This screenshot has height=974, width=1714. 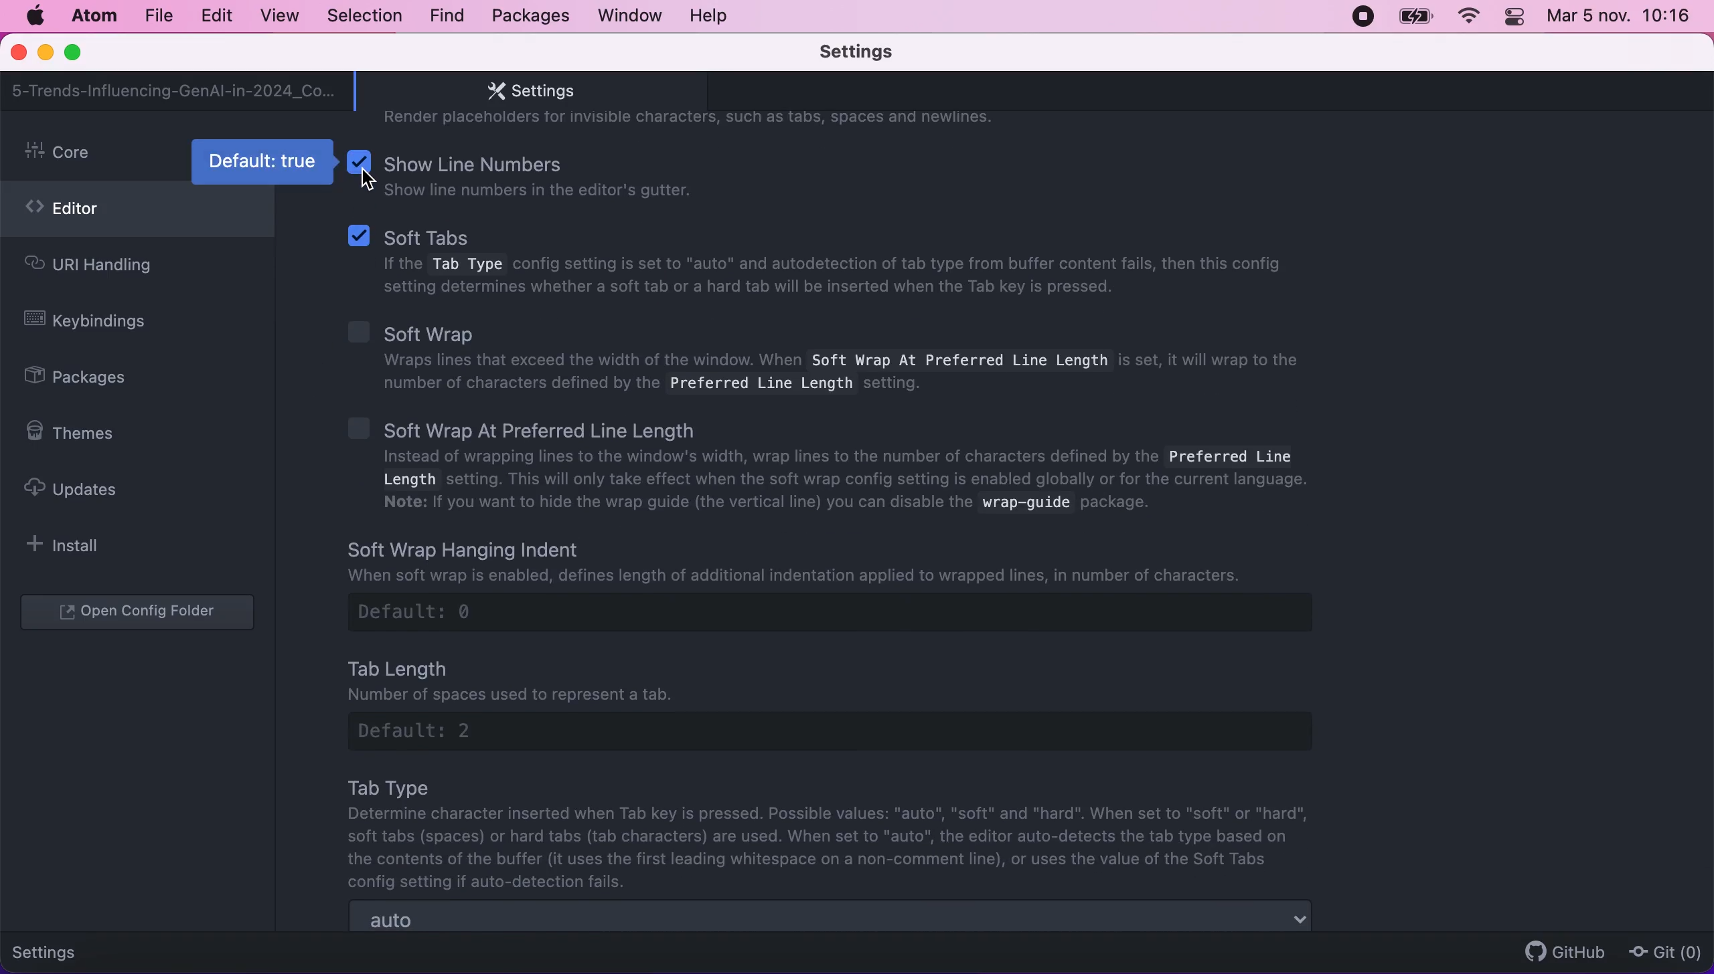 What do you see at coordinates (141, 613) in the screenshot?
I see `open config folder` at bounding box center [141, 613].